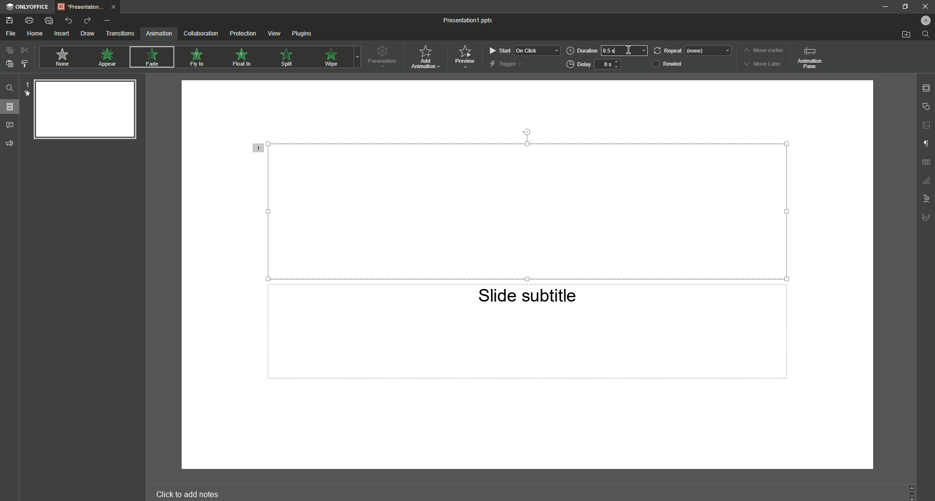 This screenshot has height=501, width=935. What do you see at coordinates (120, 33) in the screenshot?
I see `Transitions` at bounding box center [120, 33].